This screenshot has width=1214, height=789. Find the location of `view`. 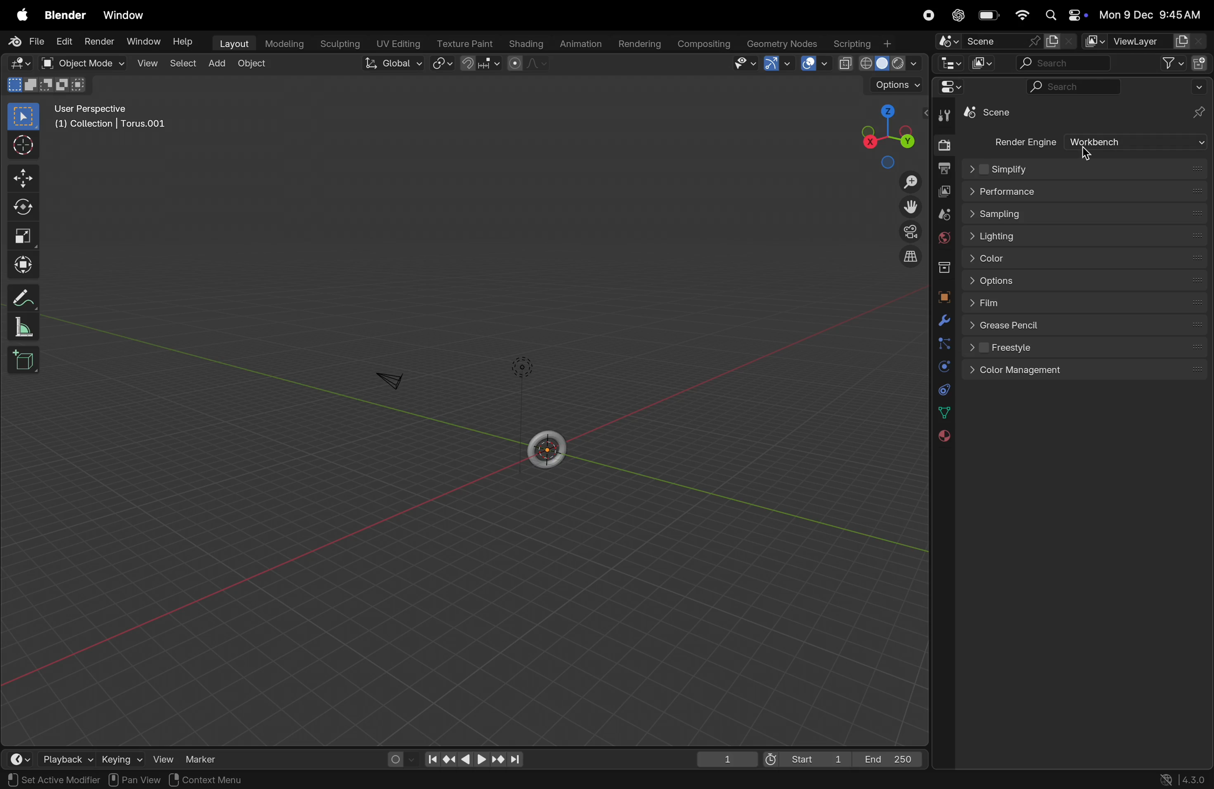

view is located at coordinates (748, 64).